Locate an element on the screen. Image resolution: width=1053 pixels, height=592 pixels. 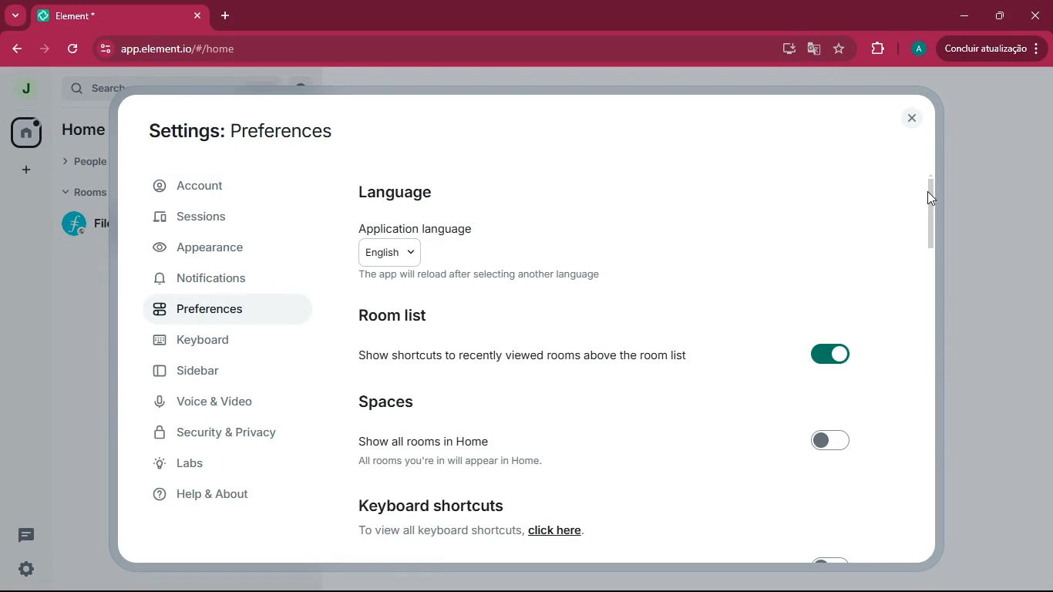
to view all keyboard shortcuts is located at coordinates (440, 532).